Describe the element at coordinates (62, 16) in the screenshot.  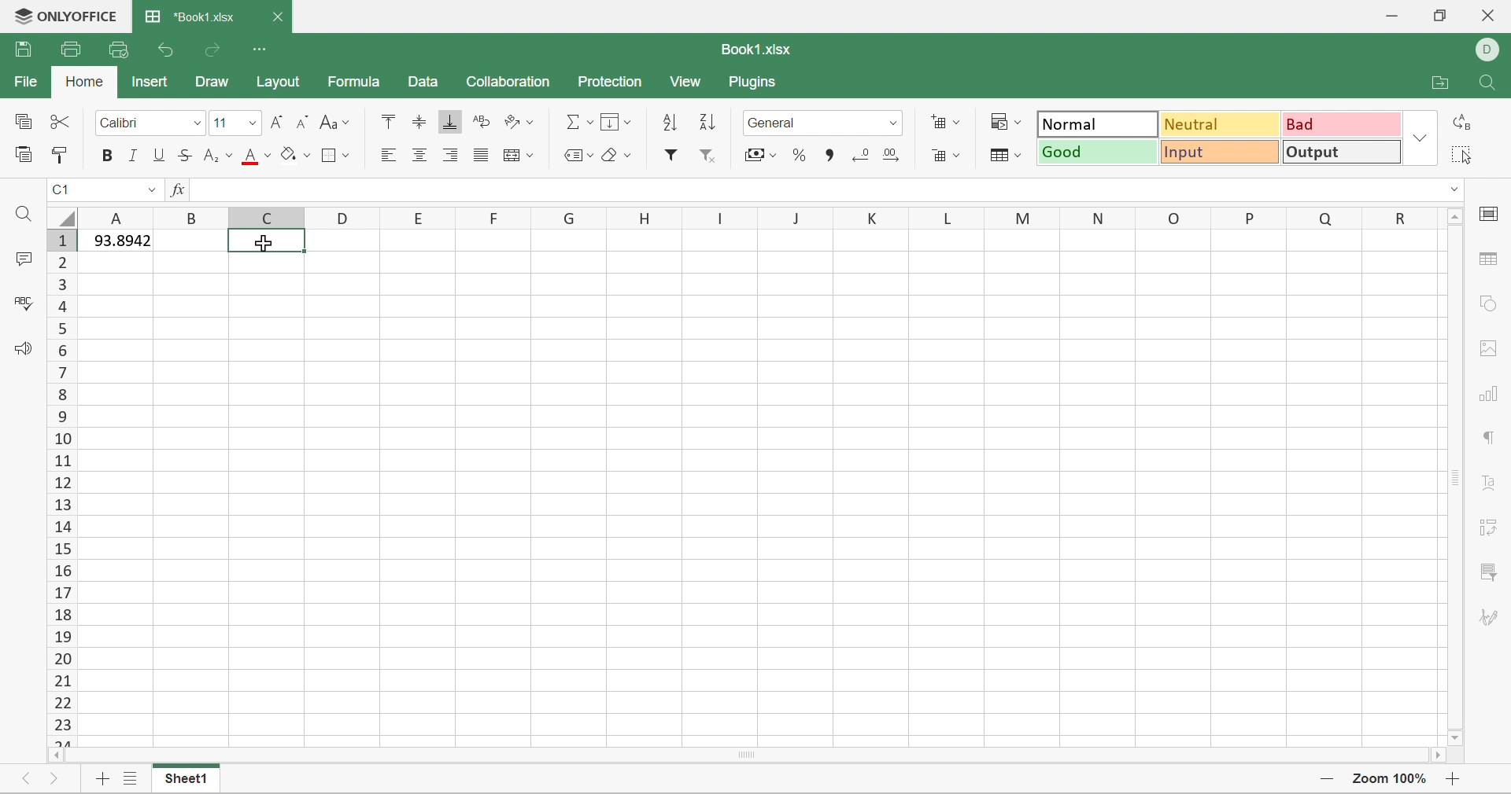
I see `ONLYOFFICE` at that location.